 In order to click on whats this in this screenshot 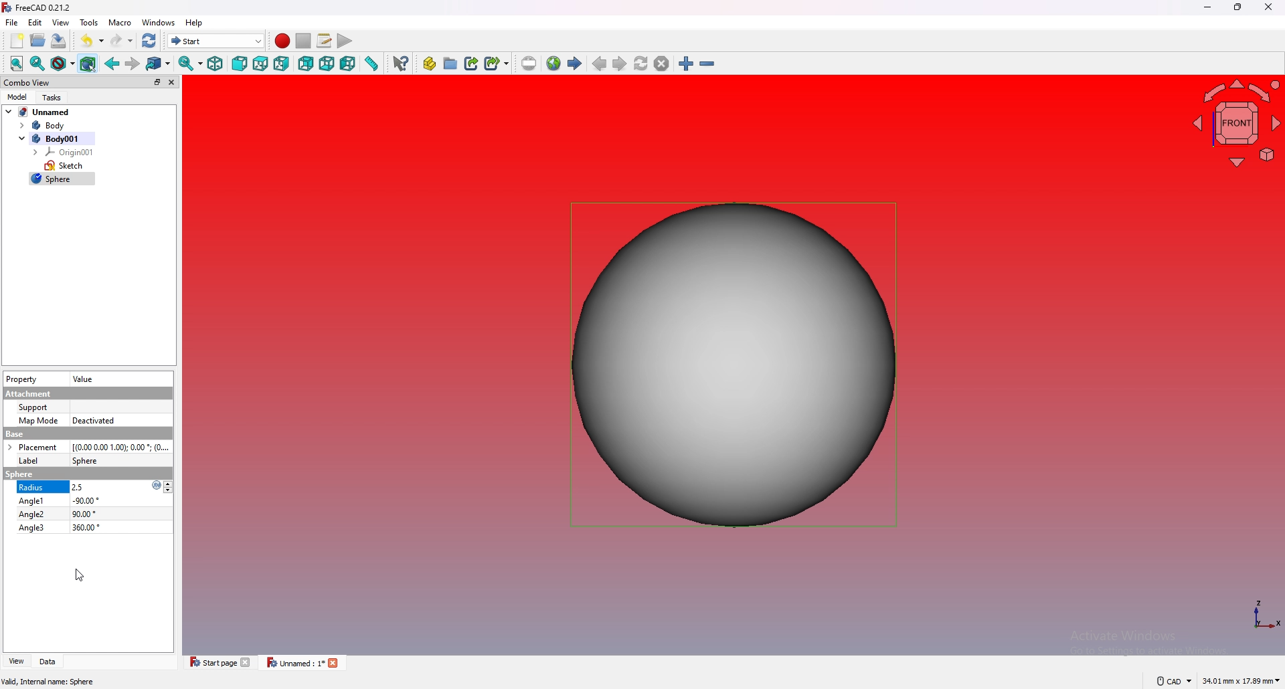, I will do `click(402, 63)`.